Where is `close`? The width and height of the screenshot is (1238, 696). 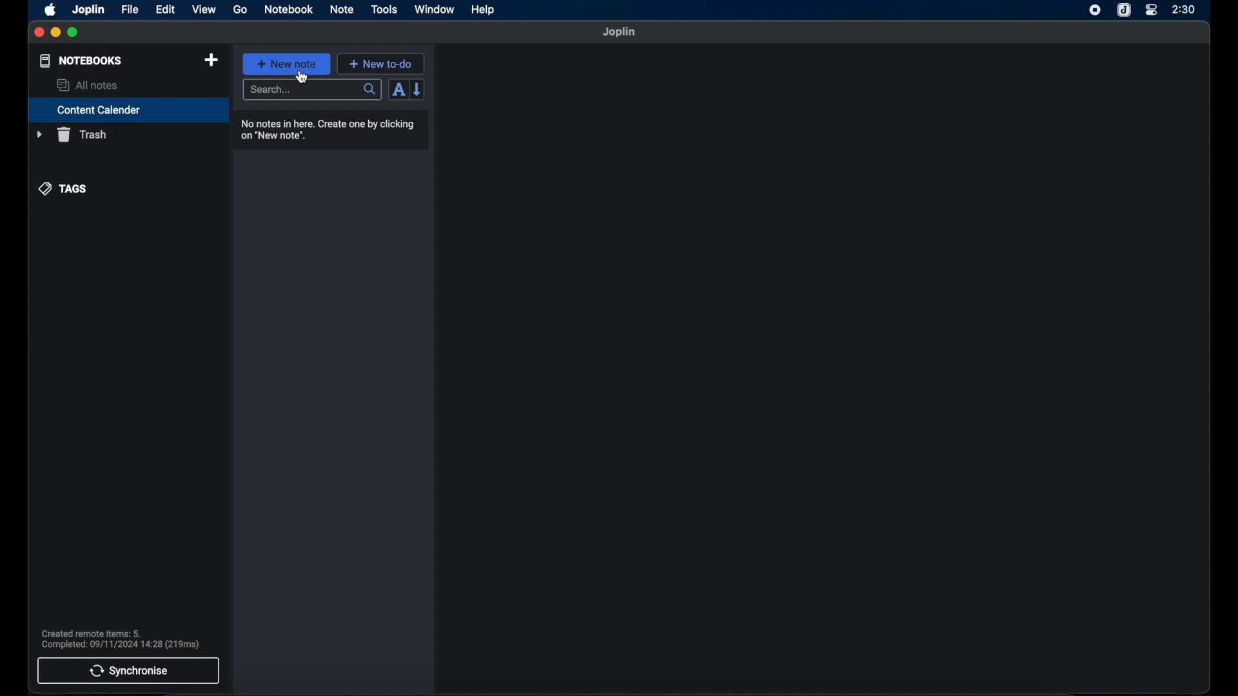
close is located at coordinates (38, 33).